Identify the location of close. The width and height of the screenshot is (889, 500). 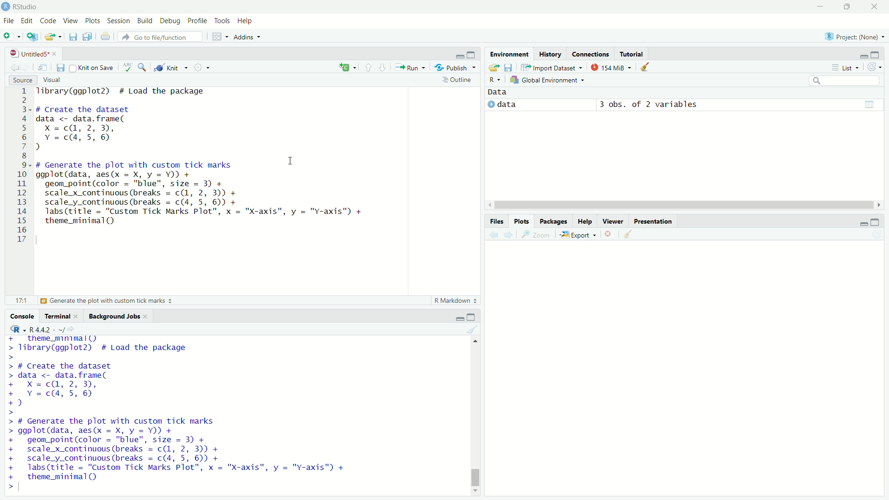
(80, 316).